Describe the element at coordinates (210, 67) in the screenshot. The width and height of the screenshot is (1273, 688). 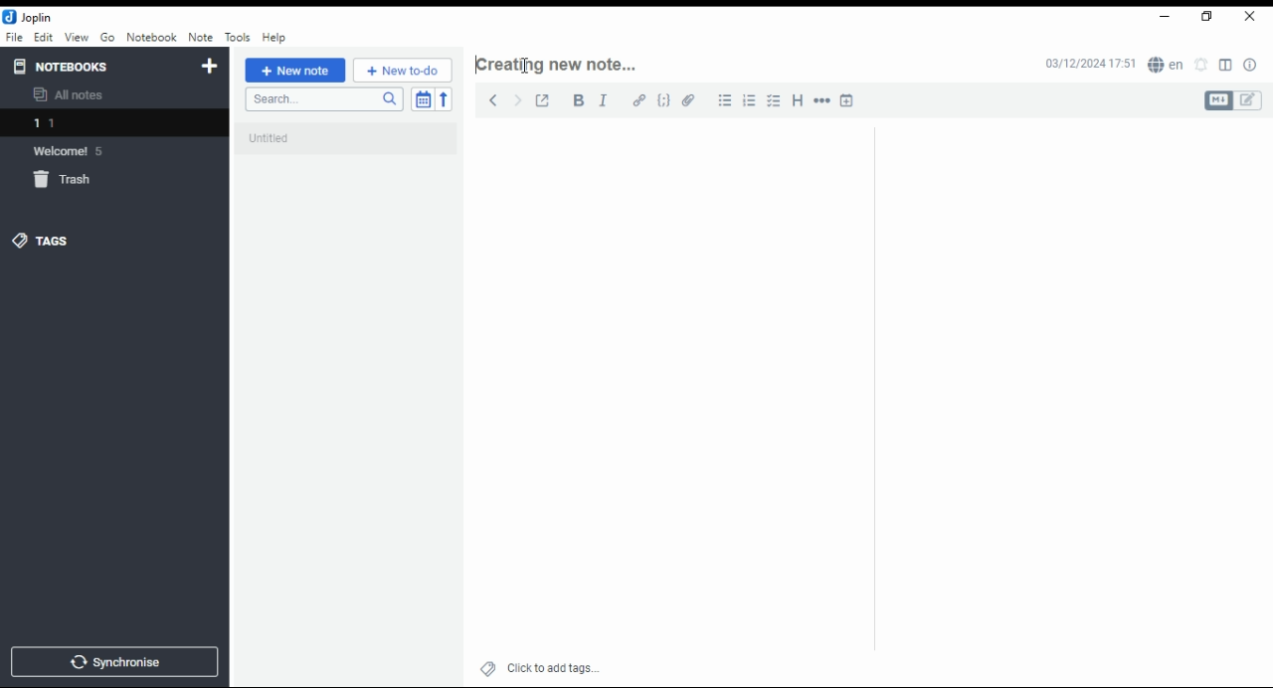
I see `new notebook` at that location.